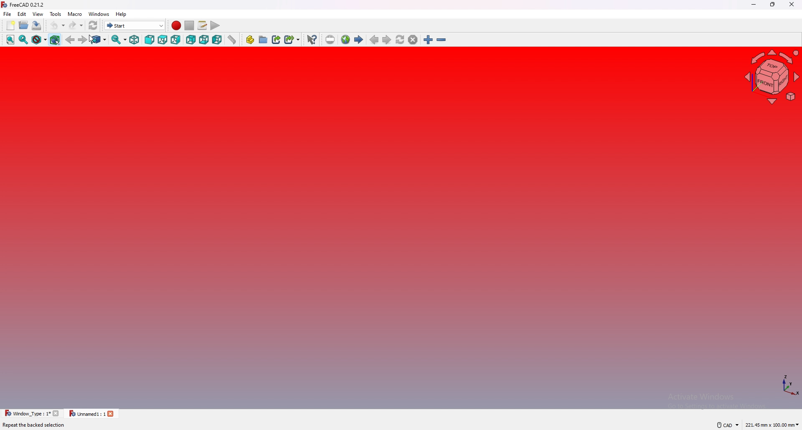  What do you see at coordinates (773, 5) in the screenshot?
I see `resize` at bounding box center [773, 5].